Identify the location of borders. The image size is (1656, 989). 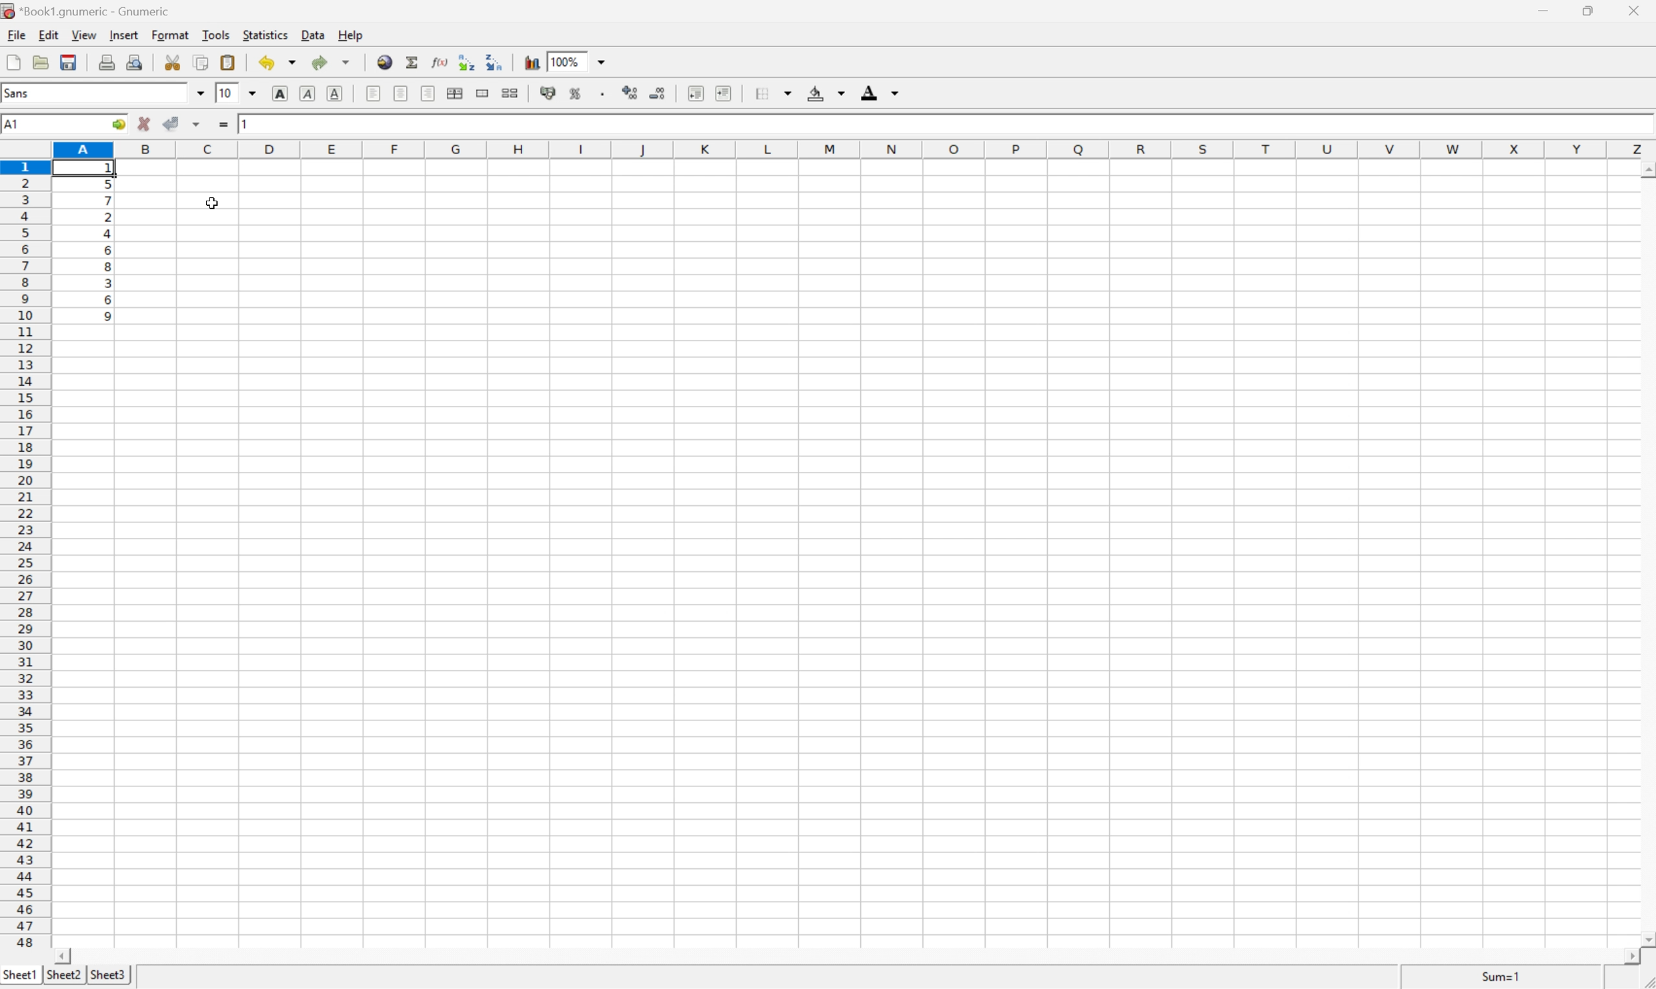
(773, 93).